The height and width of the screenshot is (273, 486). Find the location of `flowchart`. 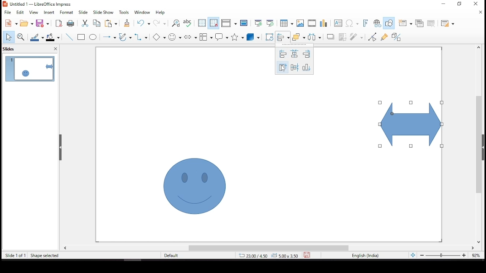

flowchart is located at coordinates (206, 37).